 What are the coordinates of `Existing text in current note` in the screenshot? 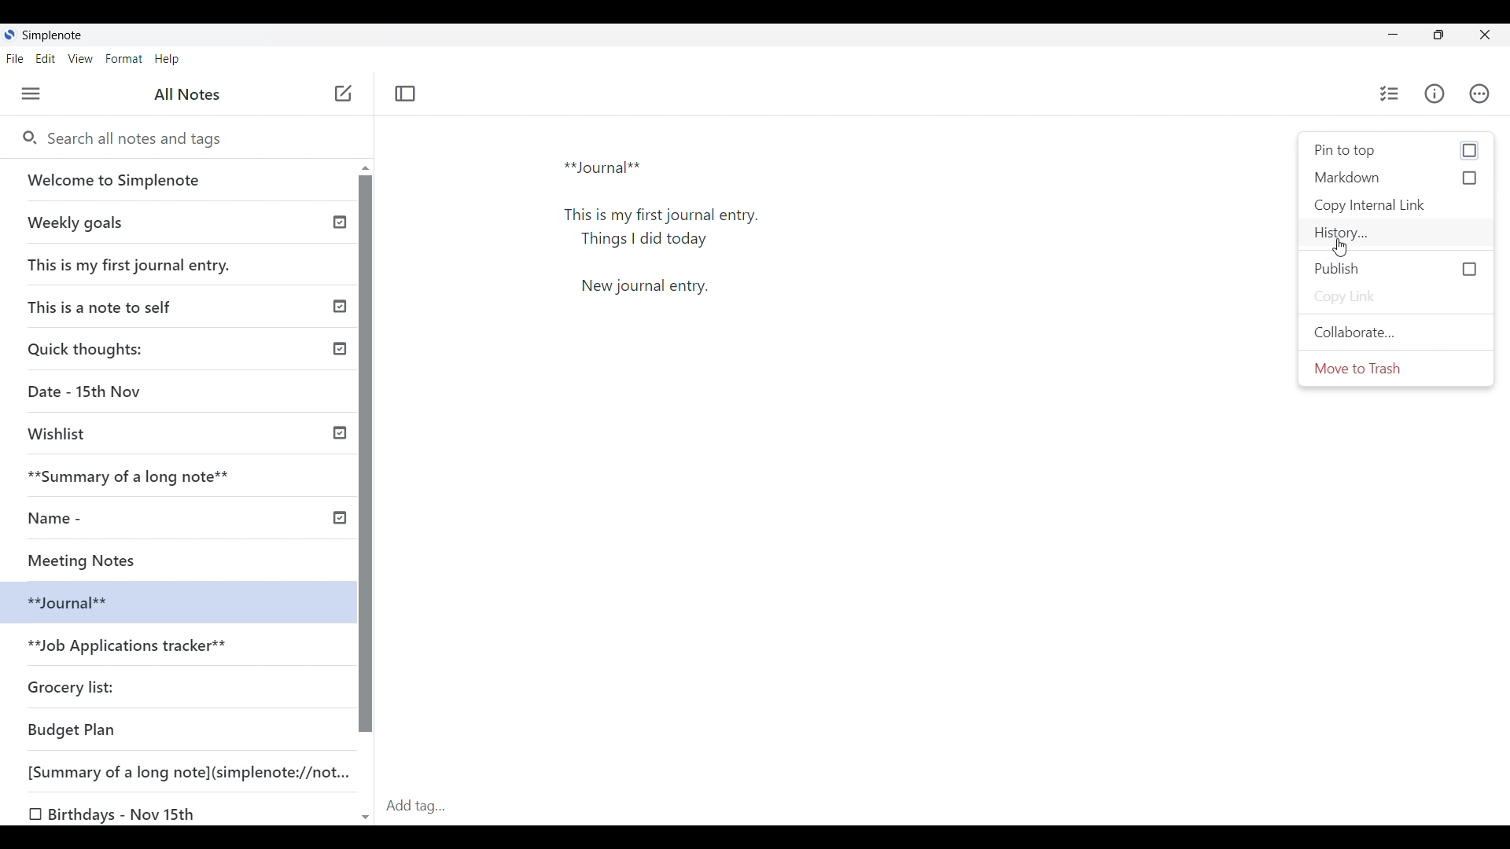 It's located at (671, 233).